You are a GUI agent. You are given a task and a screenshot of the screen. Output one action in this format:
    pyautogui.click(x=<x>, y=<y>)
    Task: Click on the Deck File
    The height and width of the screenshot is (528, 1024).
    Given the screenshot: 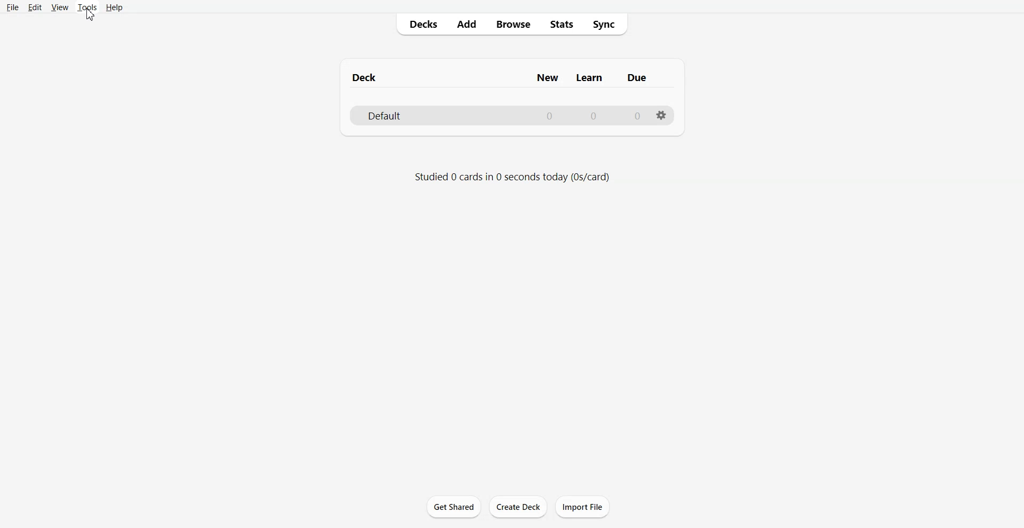 What is the action you would take?
    pyautogui.click(x=511, y=115)
    